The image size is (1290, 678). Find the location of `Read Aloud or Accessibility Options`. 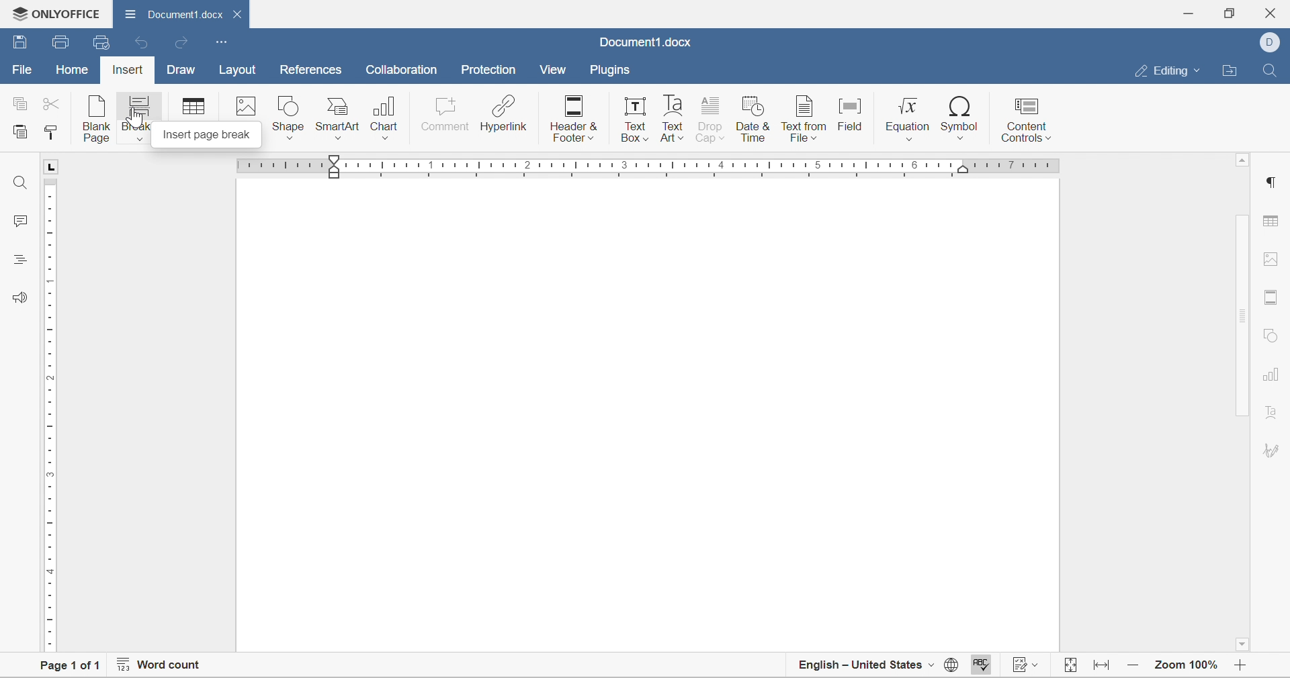

Read Aloud or Accessibility Options is located at coordinates (17, 297).